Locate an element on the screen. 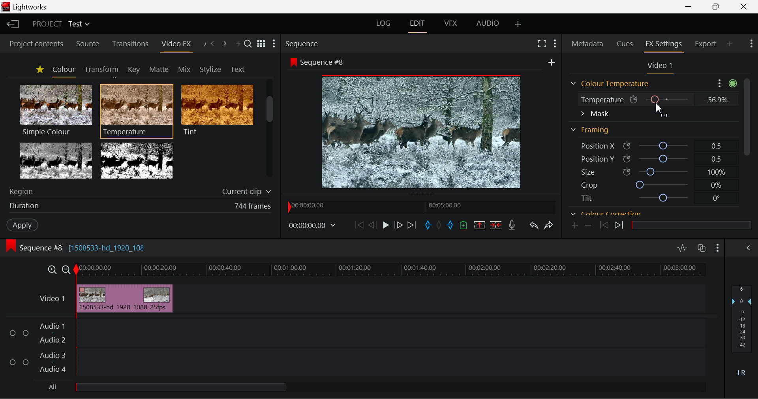  Video Settings is located at coordinates (662, 67).